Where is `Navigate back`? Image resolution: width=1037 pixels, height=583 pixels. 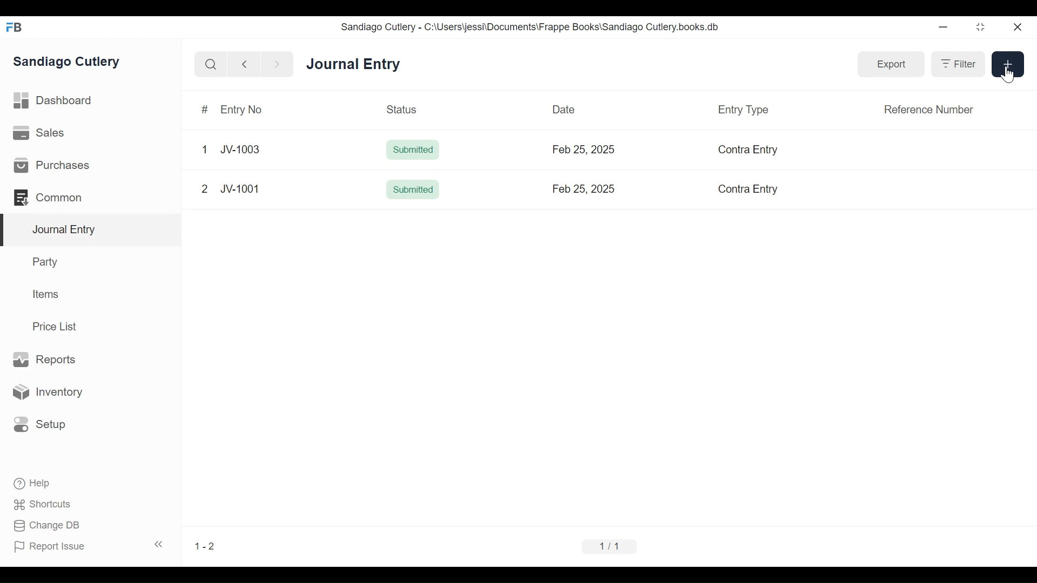 Navigate back is located at coordinates (243, 65).